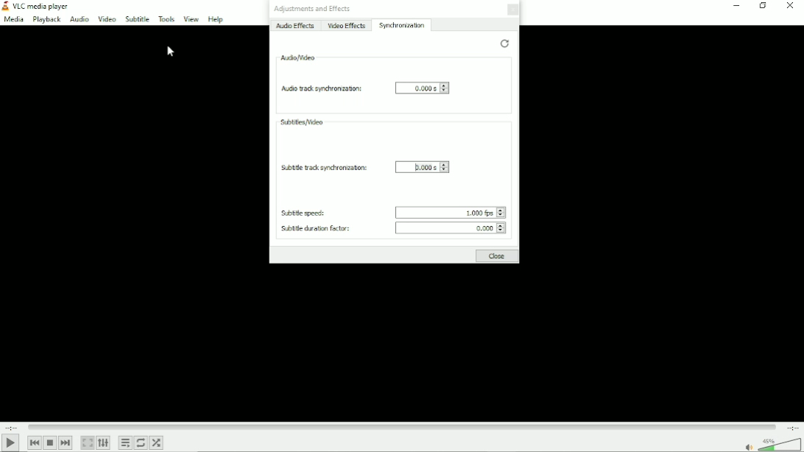 The image size is (804, 452). What do you see at coordinates (295, 27) in the screenshot?
I see `Audio effects` at bounding box center [295, 27].